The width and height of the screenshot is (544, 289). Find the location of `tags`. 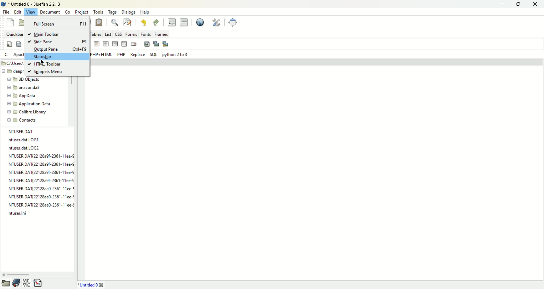

tags is located at coordinates (112, 12).